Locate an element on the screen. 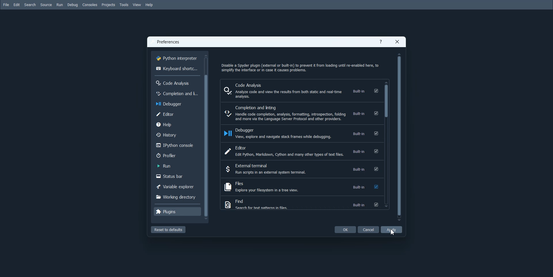 Image resolution: width=553 pixels, height=277 pixels. Vertical scroll bar is located at coordinates (207, 137).